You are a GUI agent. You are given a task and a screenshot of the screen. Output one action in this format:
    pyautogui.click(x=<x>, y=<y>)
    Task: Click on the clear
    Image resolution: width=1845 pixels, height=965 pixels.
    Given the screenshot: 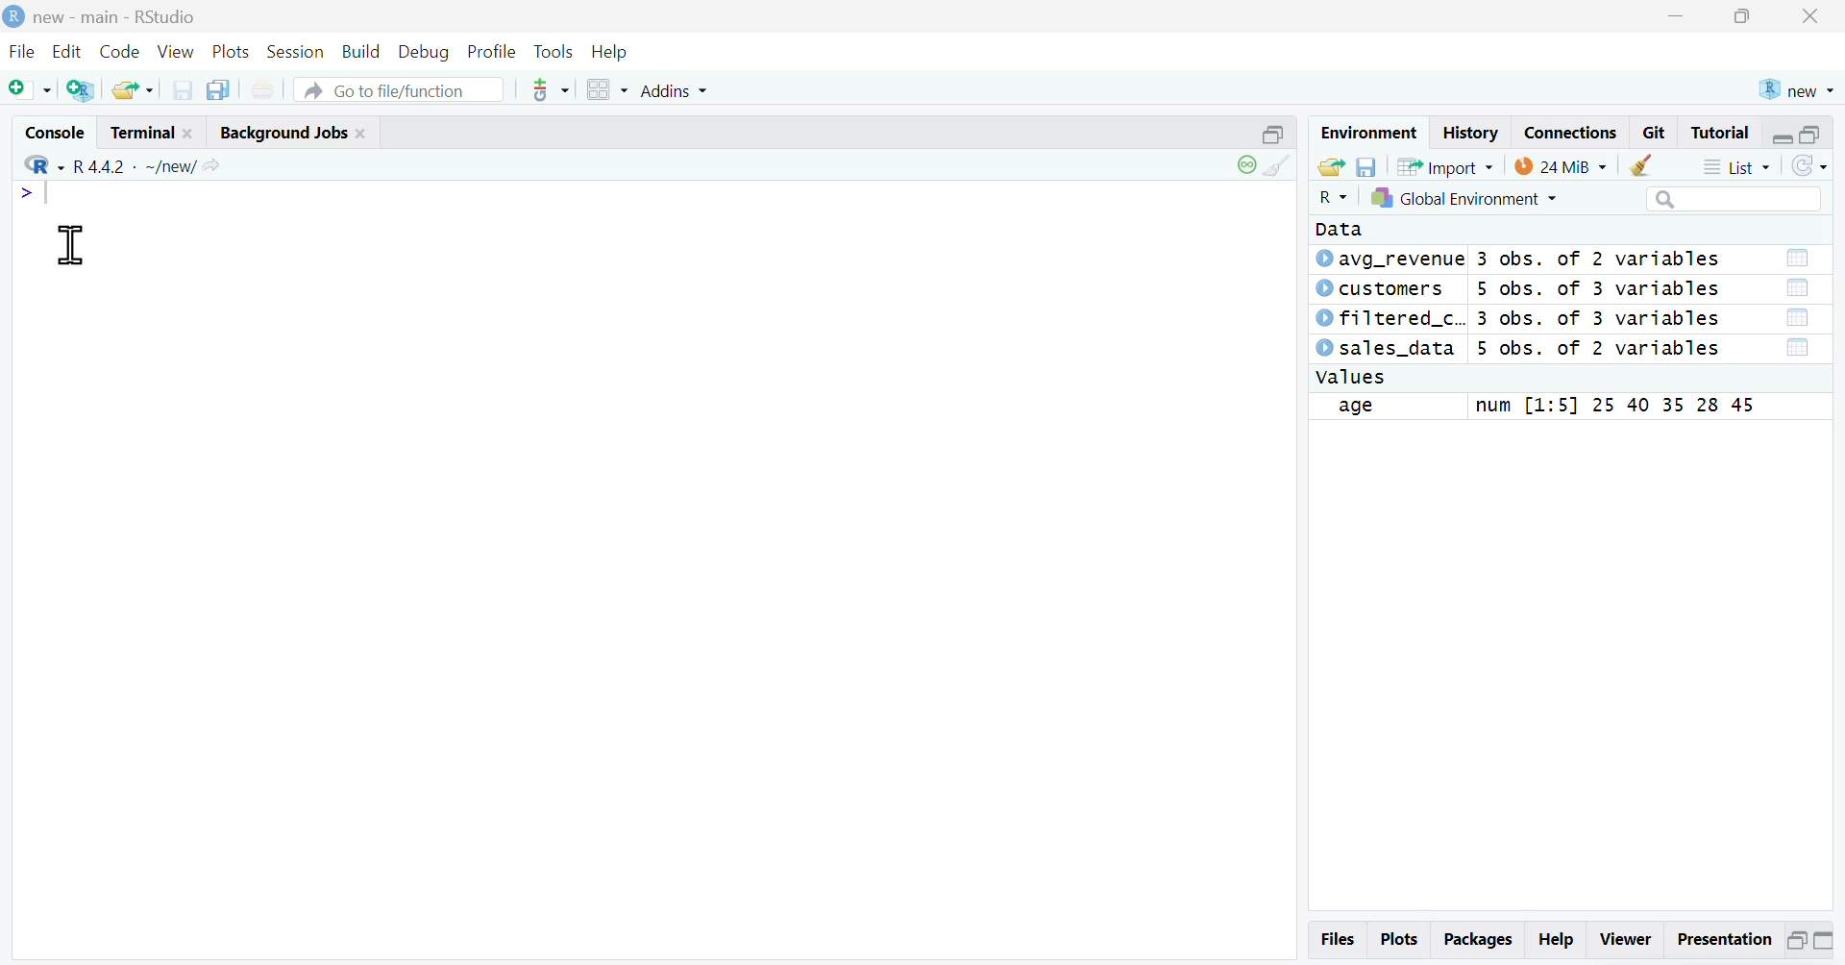 What is the action you would take?
    pyautogui.click(x=1646, y=164)
    